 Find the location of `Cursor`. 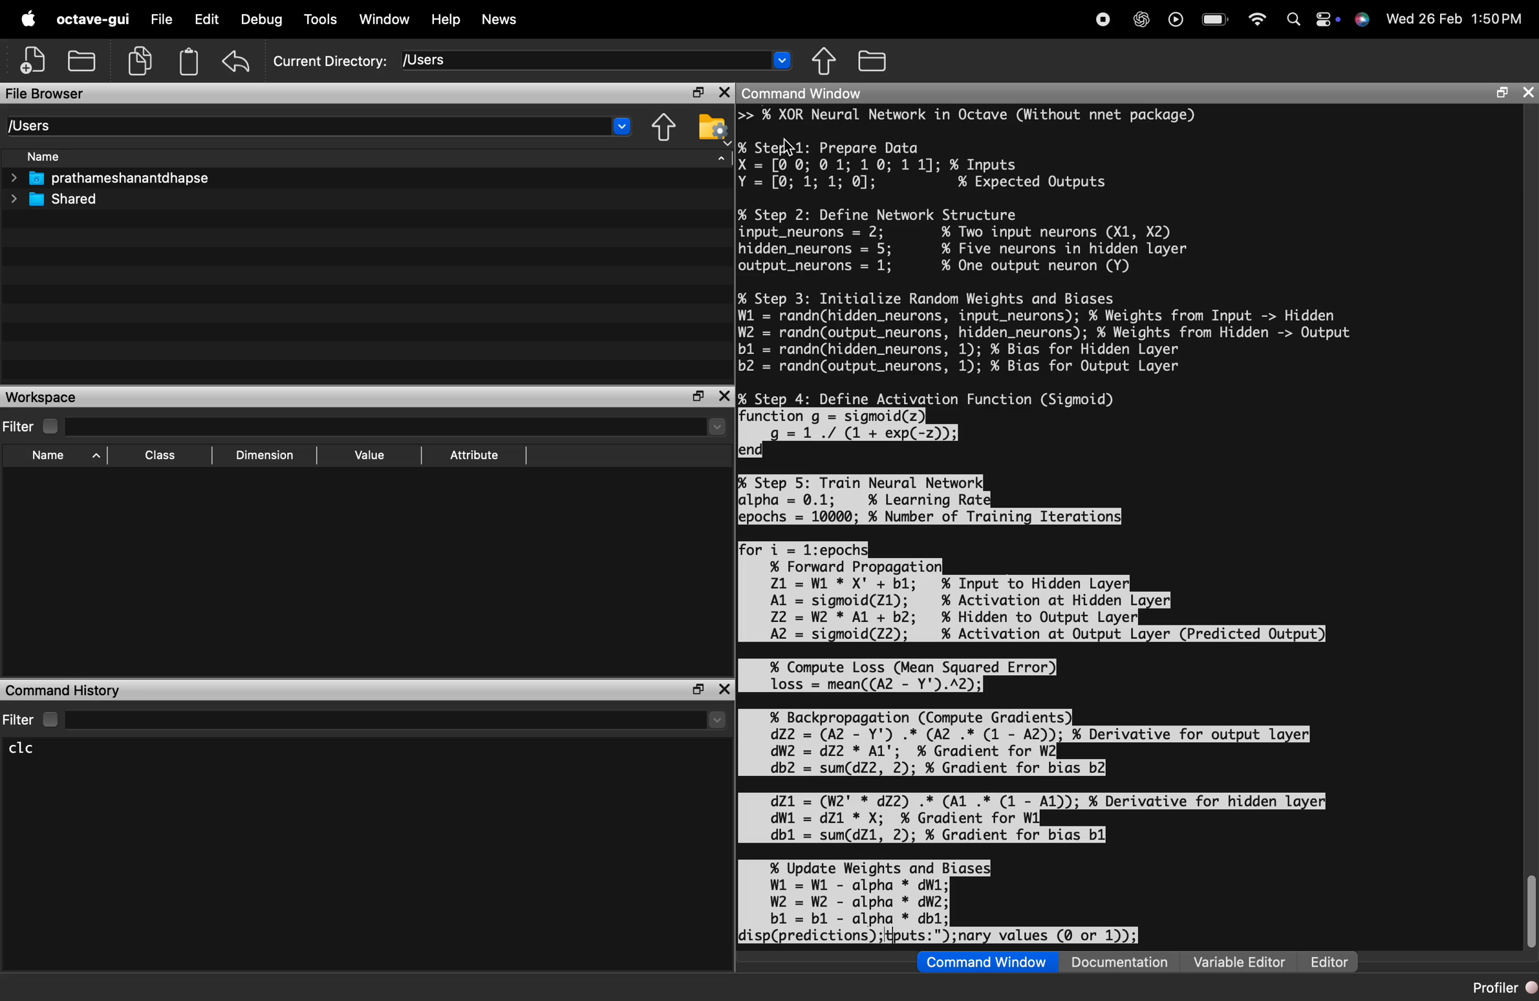

Cursor is located at coordinates (792, 149).